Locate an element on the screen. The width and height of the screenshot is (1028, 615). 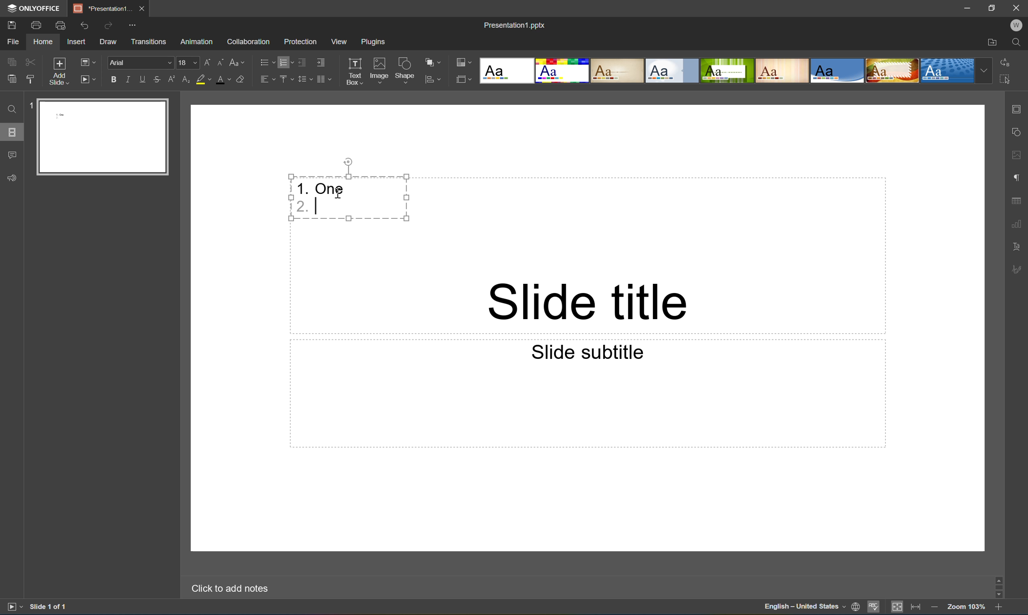
Superscript is located at coordinates (173, 80).